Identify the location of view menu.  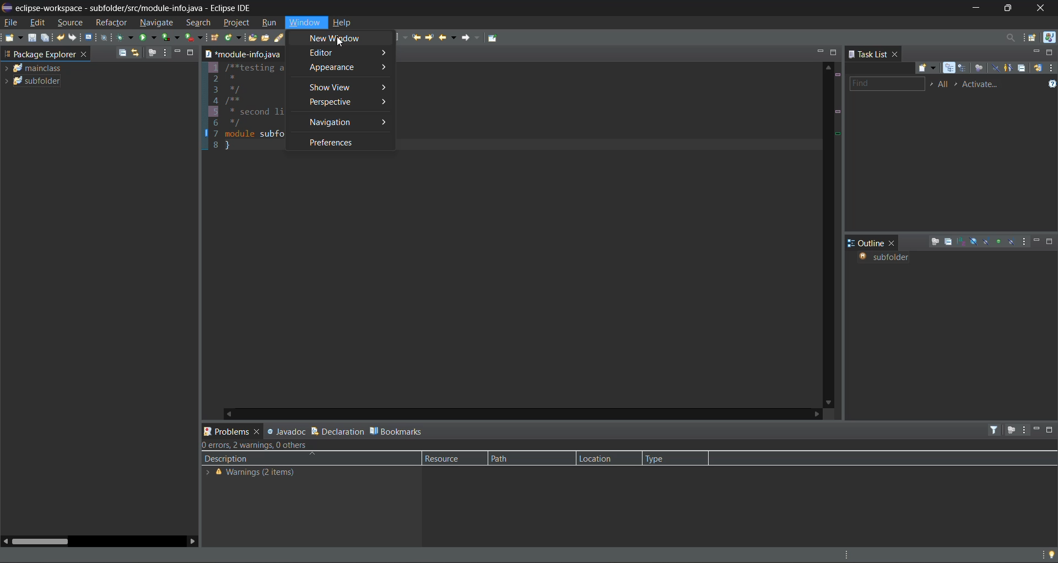
(1022, 242).